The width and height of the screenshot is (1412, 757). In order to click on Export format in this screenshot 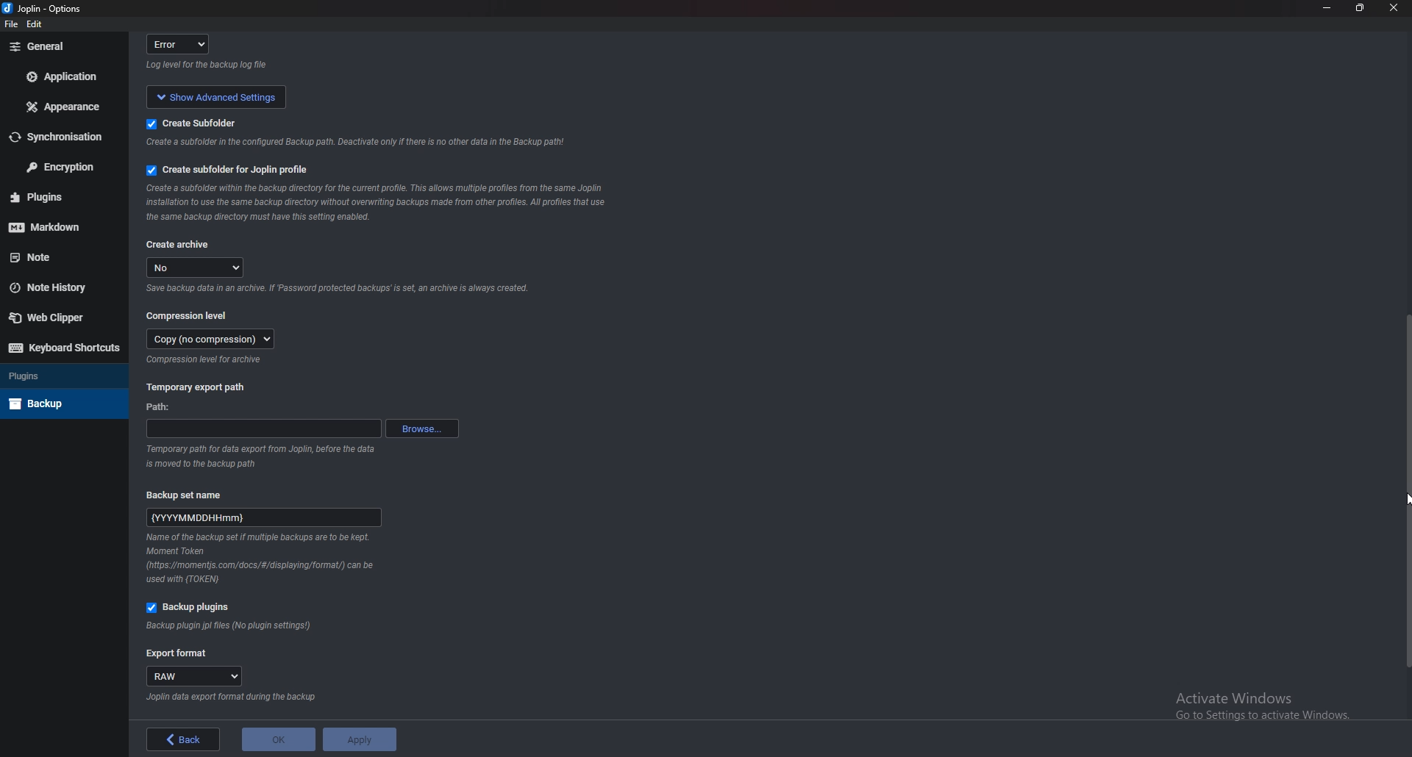, I will do `click(177, 654)`.